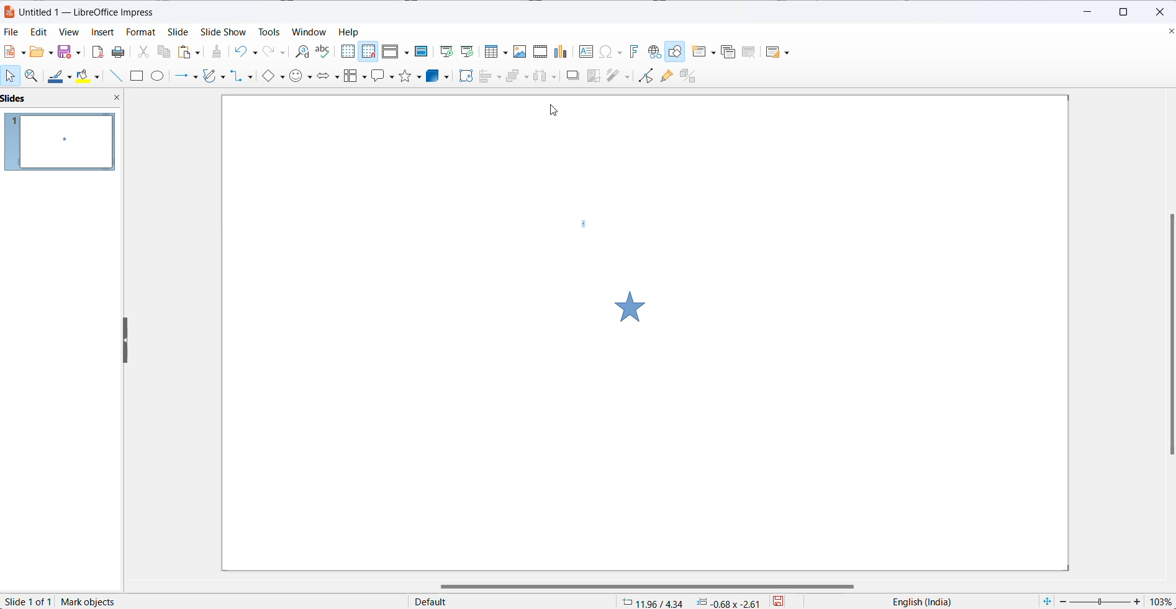 The image size is (1176, 609). I want to click on insert audio and video, so click(539, 51).